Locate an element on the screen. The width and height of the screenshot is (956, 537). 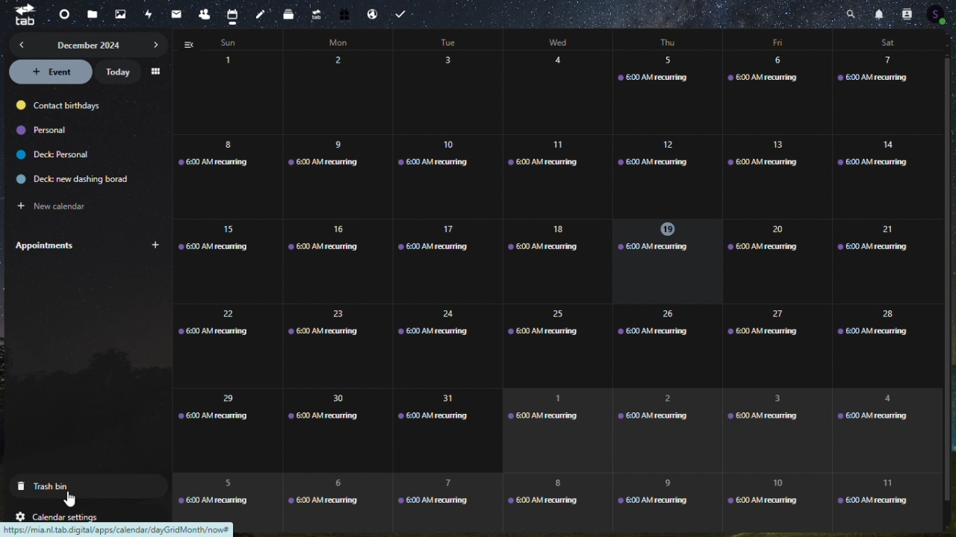
contact birthdays is located at coordinates (62, 107).